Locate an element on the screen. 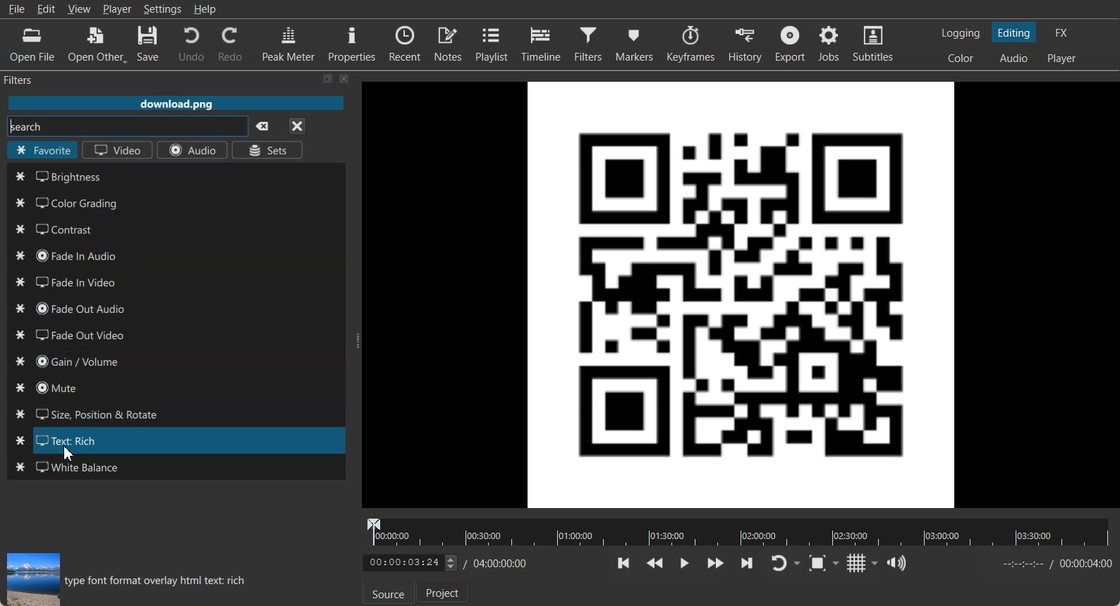 The image size is (1120, 606). Switching to the logging layout is located at coordinates (961, 33).